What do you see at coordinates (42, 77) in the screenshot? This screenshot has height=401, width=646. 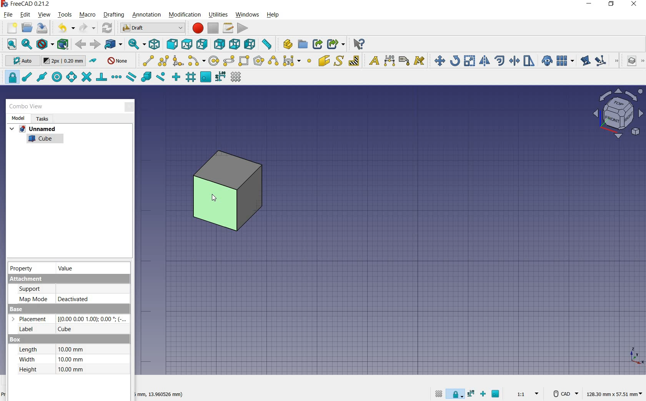 I see `snap midpoint` at bounding box center [42, 77].